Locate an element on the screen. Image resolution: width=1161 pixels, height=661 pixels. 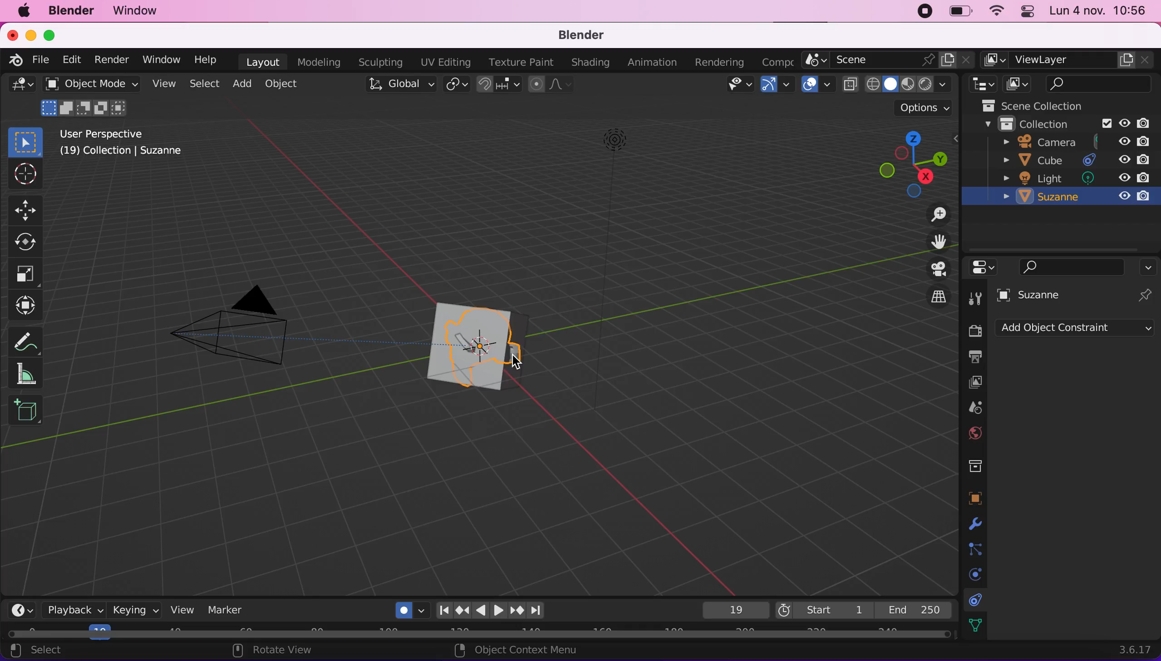
new scene is located at coordinates (948, 61).